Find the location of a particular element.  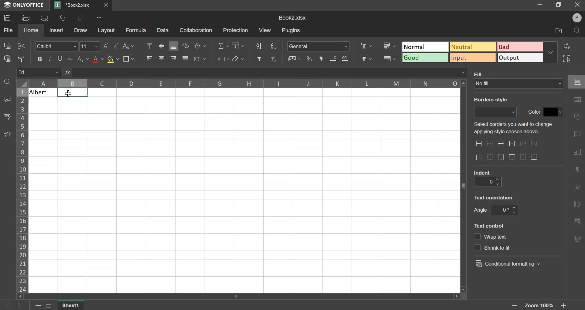

add cells is located at coordinates (366, 45).